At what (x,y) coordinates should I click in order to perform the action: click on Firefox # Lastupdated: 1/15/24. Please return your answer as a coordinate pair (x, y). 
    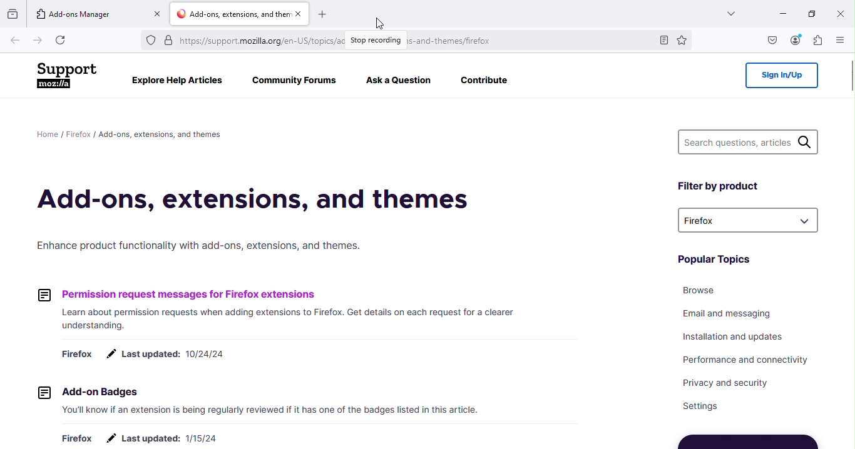
    Looking at the image, I should click on (133, 439).